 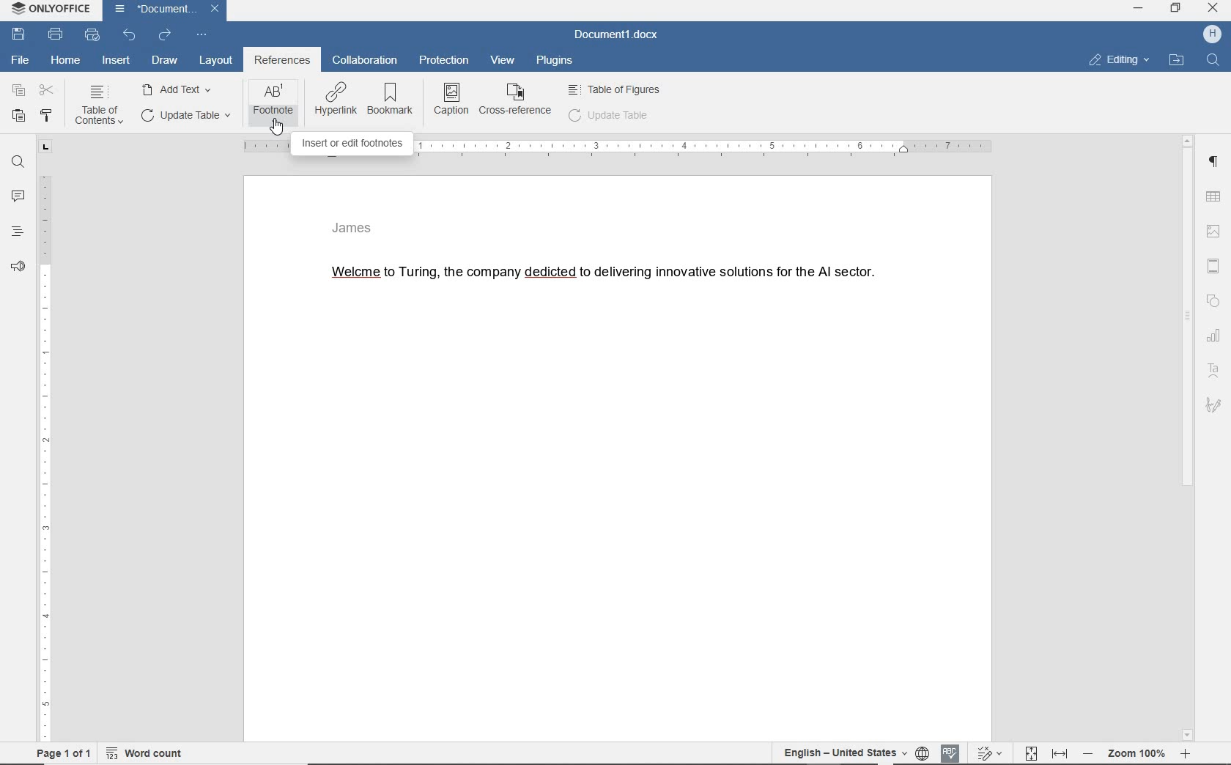 I want to click on save, so click(x=18, y=34).